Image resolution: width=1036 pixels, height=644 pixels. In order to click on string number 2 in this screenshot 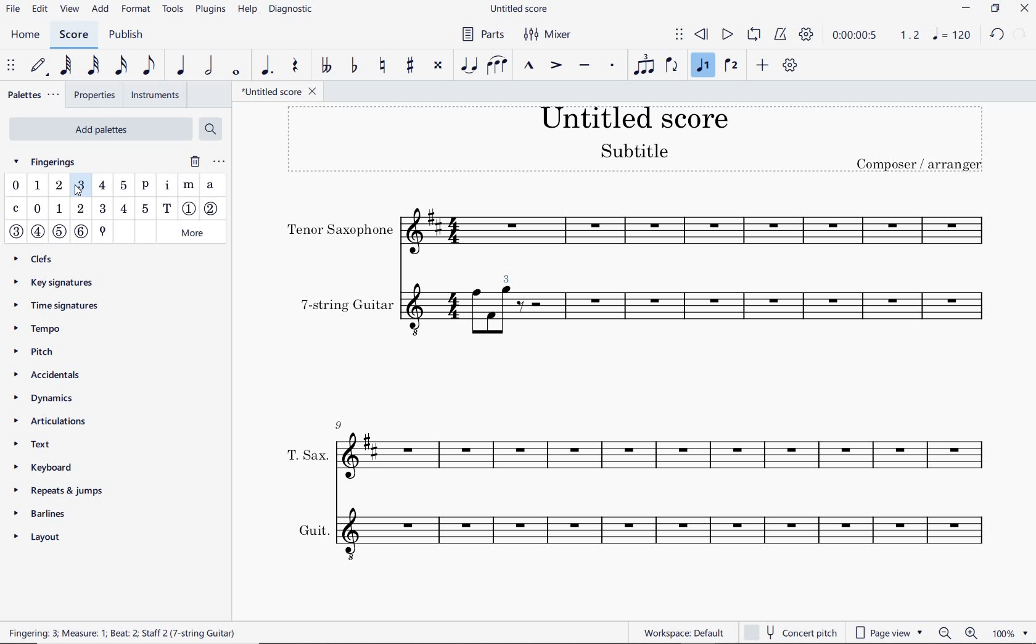, I will do `click(213, 209)`.